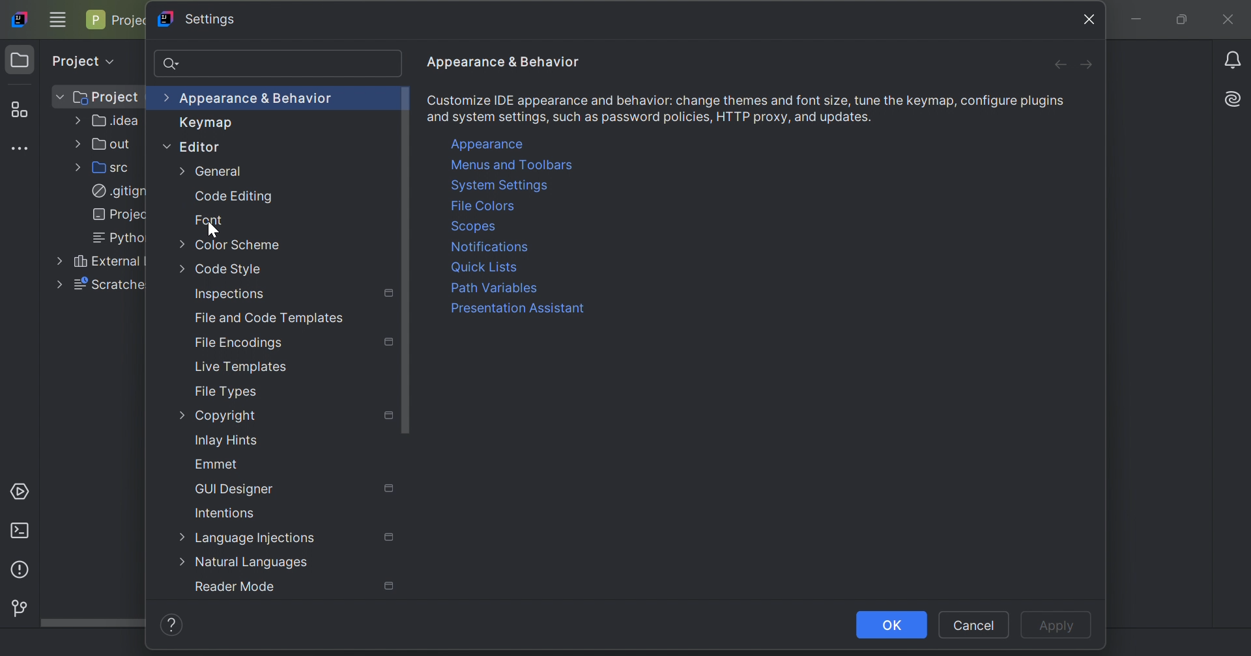 This screenshot has height=656, width=1251. What do you see at coordinates (485, 204) in the screenshot?
I see `File Colours` at bounding box center [485, 204].